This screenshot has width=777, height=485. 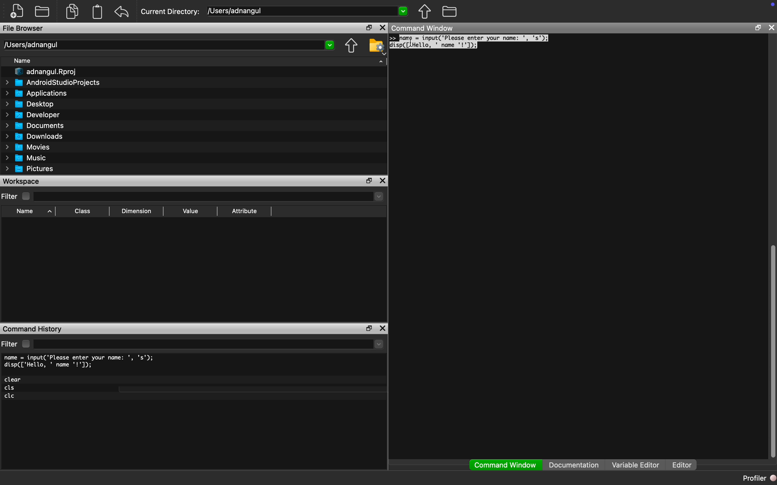 I want to click on previous file, so click(x=425, y=12).